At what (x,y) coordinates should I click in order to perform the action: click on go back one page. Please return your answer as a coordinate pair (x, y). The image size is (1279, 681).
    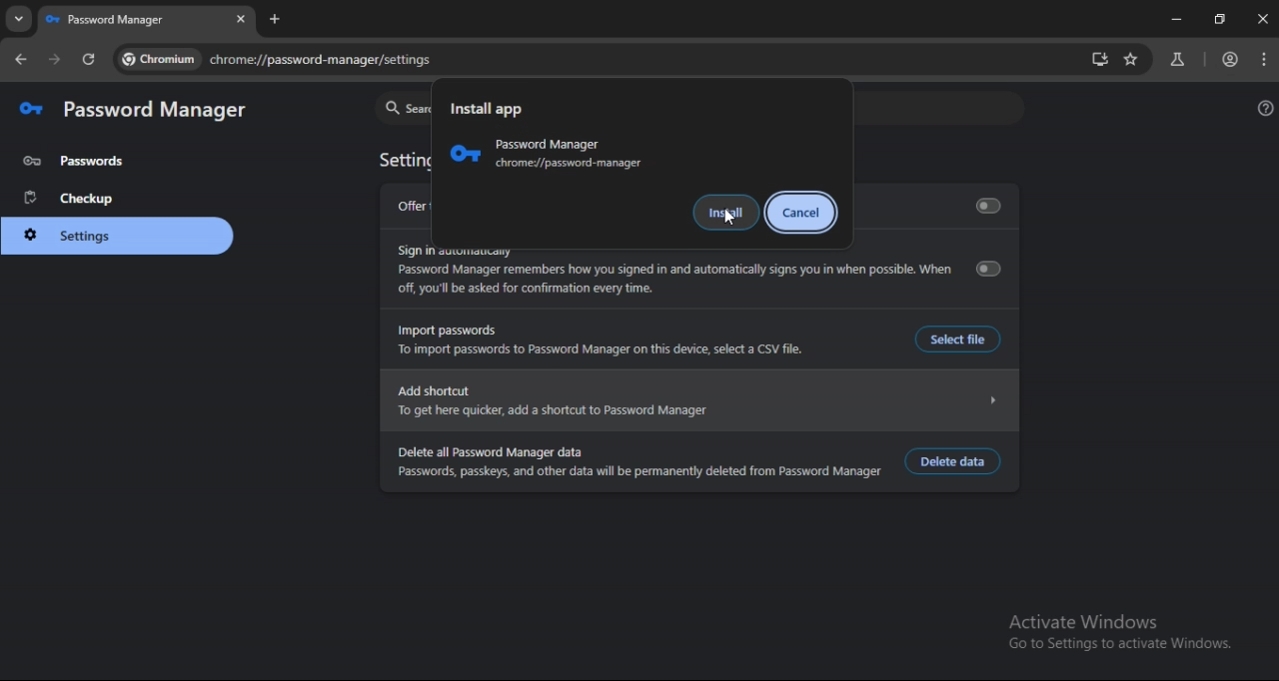
    Looking at the image, I should click on (21, 60).